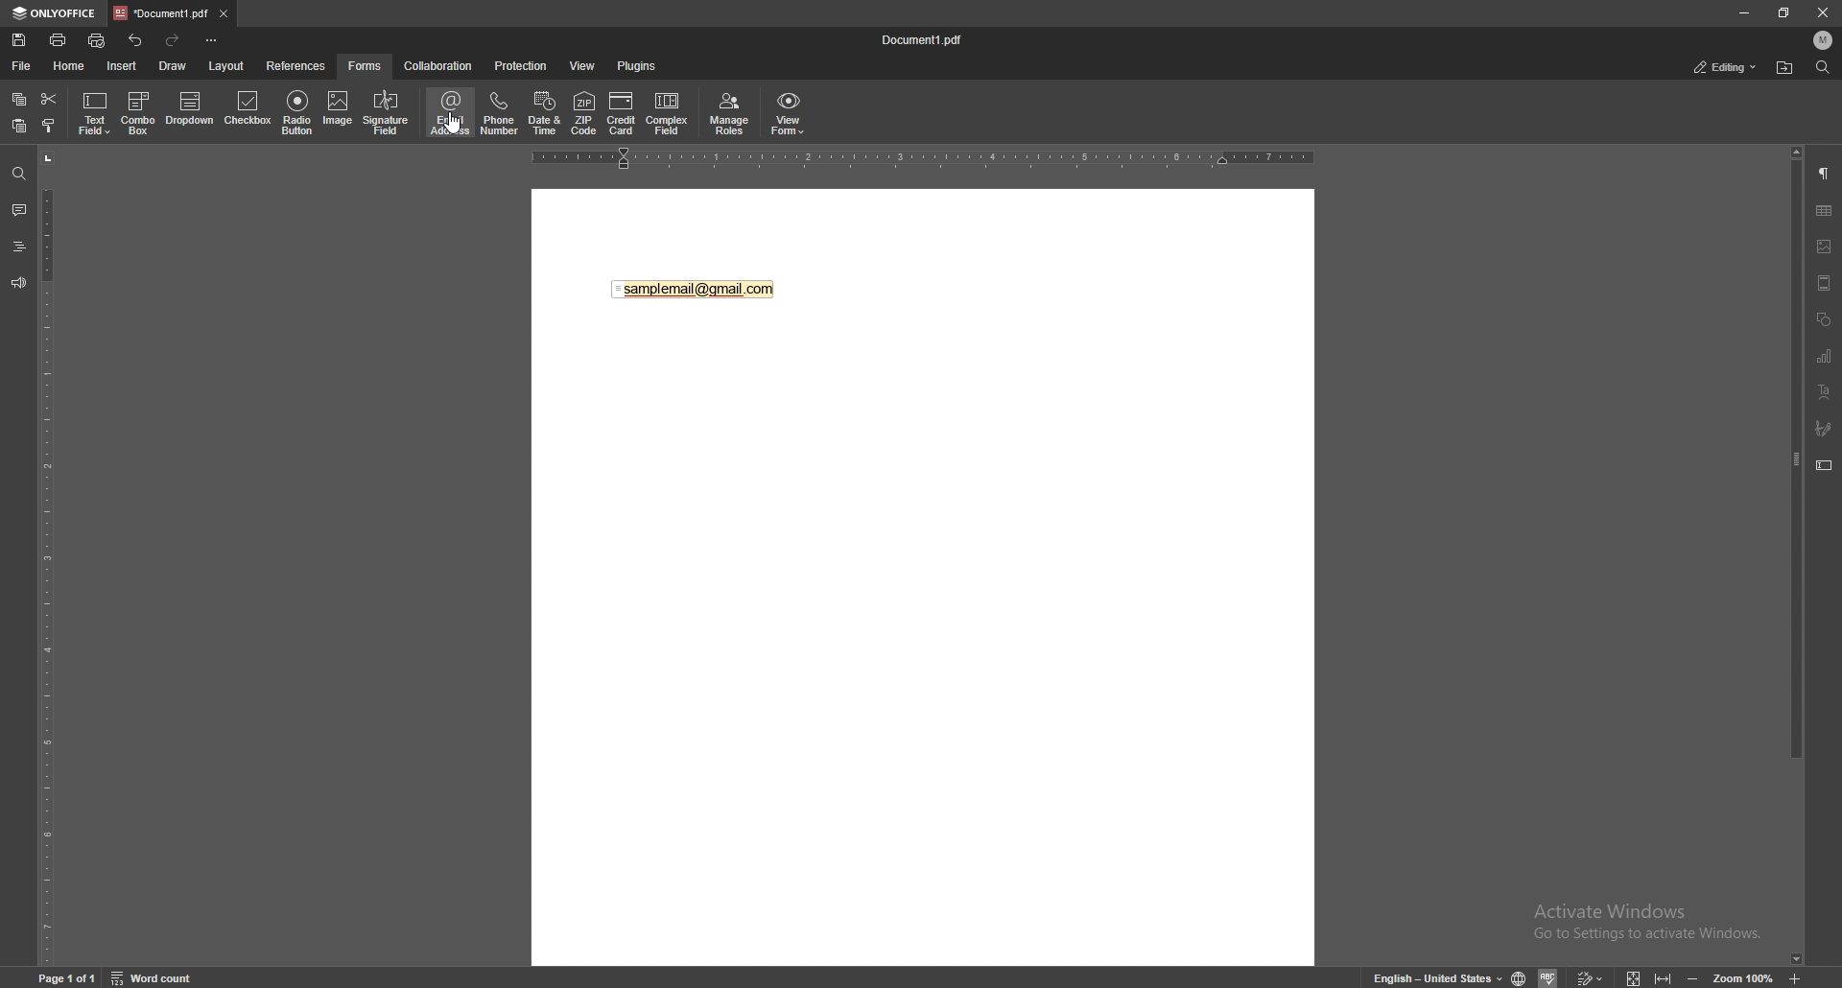 The height and width of the screenshot is (988, 1842). I want to click on track changes, so click(1591, 976).